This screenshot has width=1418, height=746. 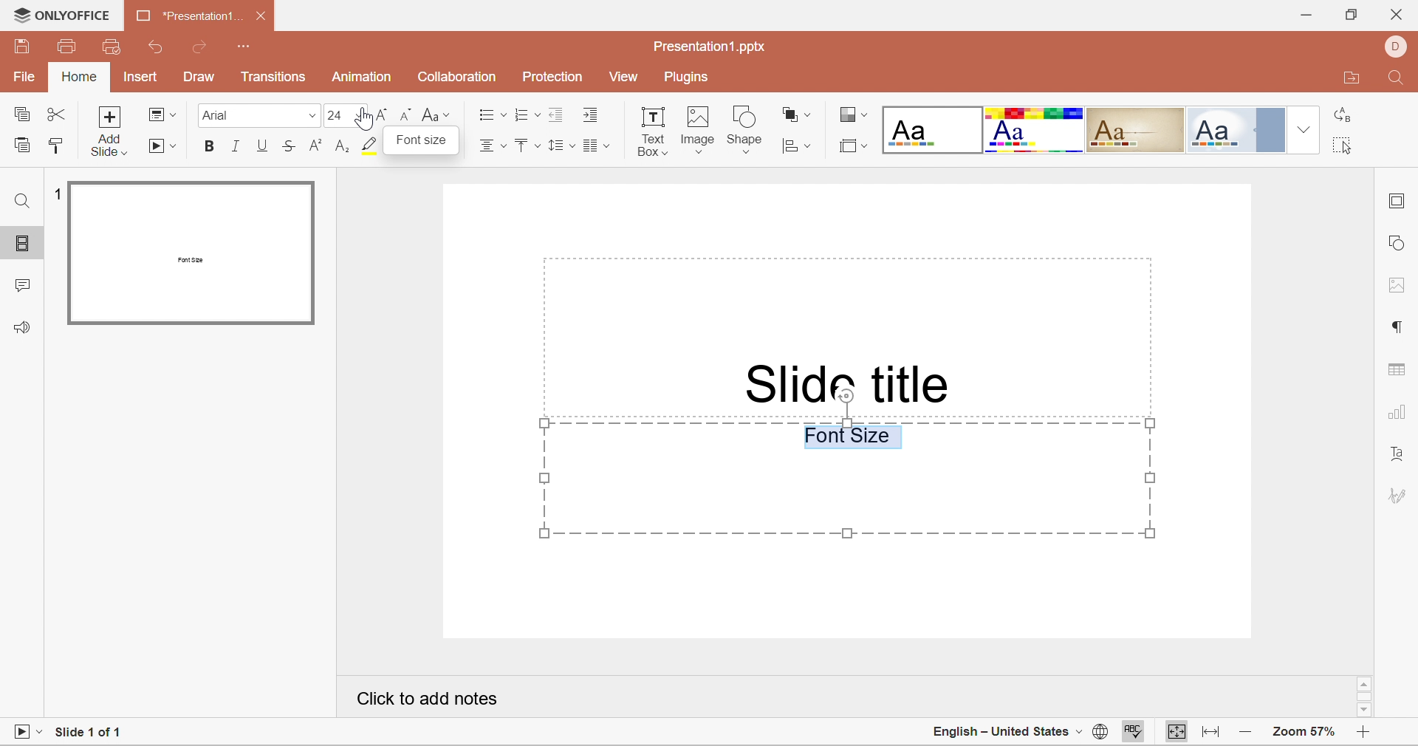 What do you see at coordinates (1366, 682) in the screenshot?
I see `Scroll Up` at bounding box center [1366, 682].